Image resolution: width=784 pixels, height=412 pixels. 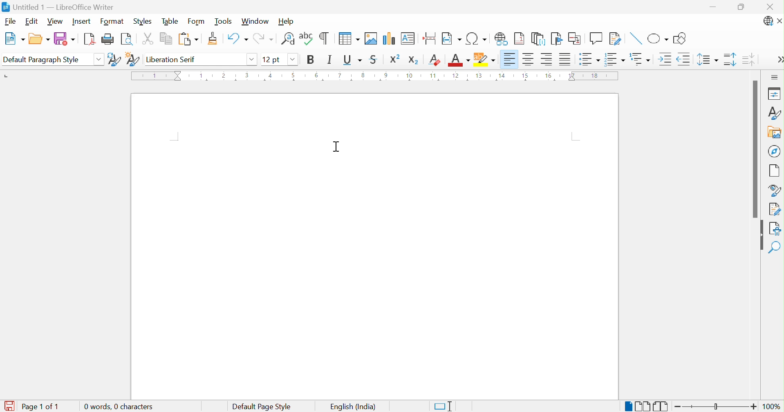 I want to click on Select outline format, so click(x=640, y=58).